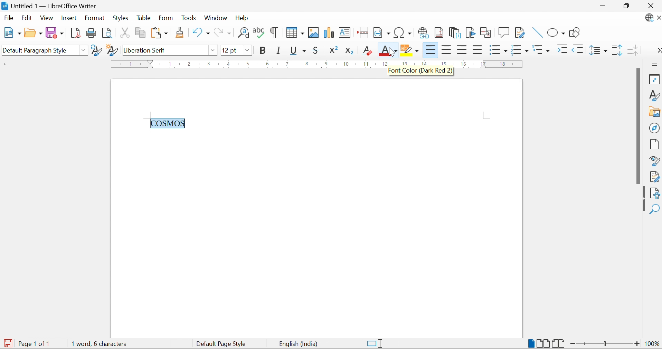 The height and width of the screenshot is (349, 662). What do you see at coordinates (307, 64) in the screenshot?
I see `8` at bounding box center [307, 64].